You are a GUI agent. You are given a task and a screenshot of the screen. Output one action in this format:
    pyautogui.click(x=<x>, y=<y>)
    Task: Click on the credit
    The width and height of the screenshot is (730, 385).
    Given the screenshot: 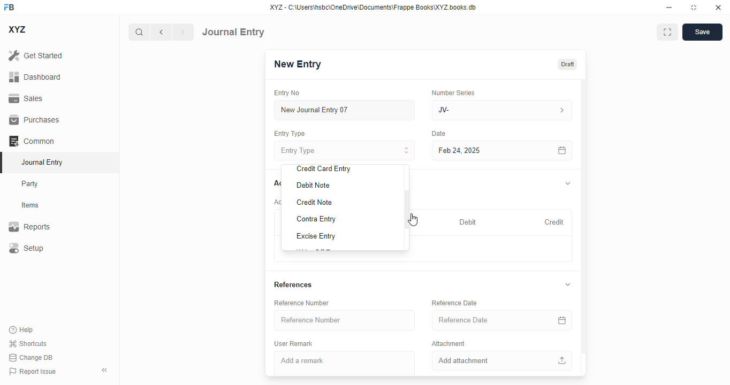 What is the action you would take?
    pyautogui.click(x=555, y=222)
    